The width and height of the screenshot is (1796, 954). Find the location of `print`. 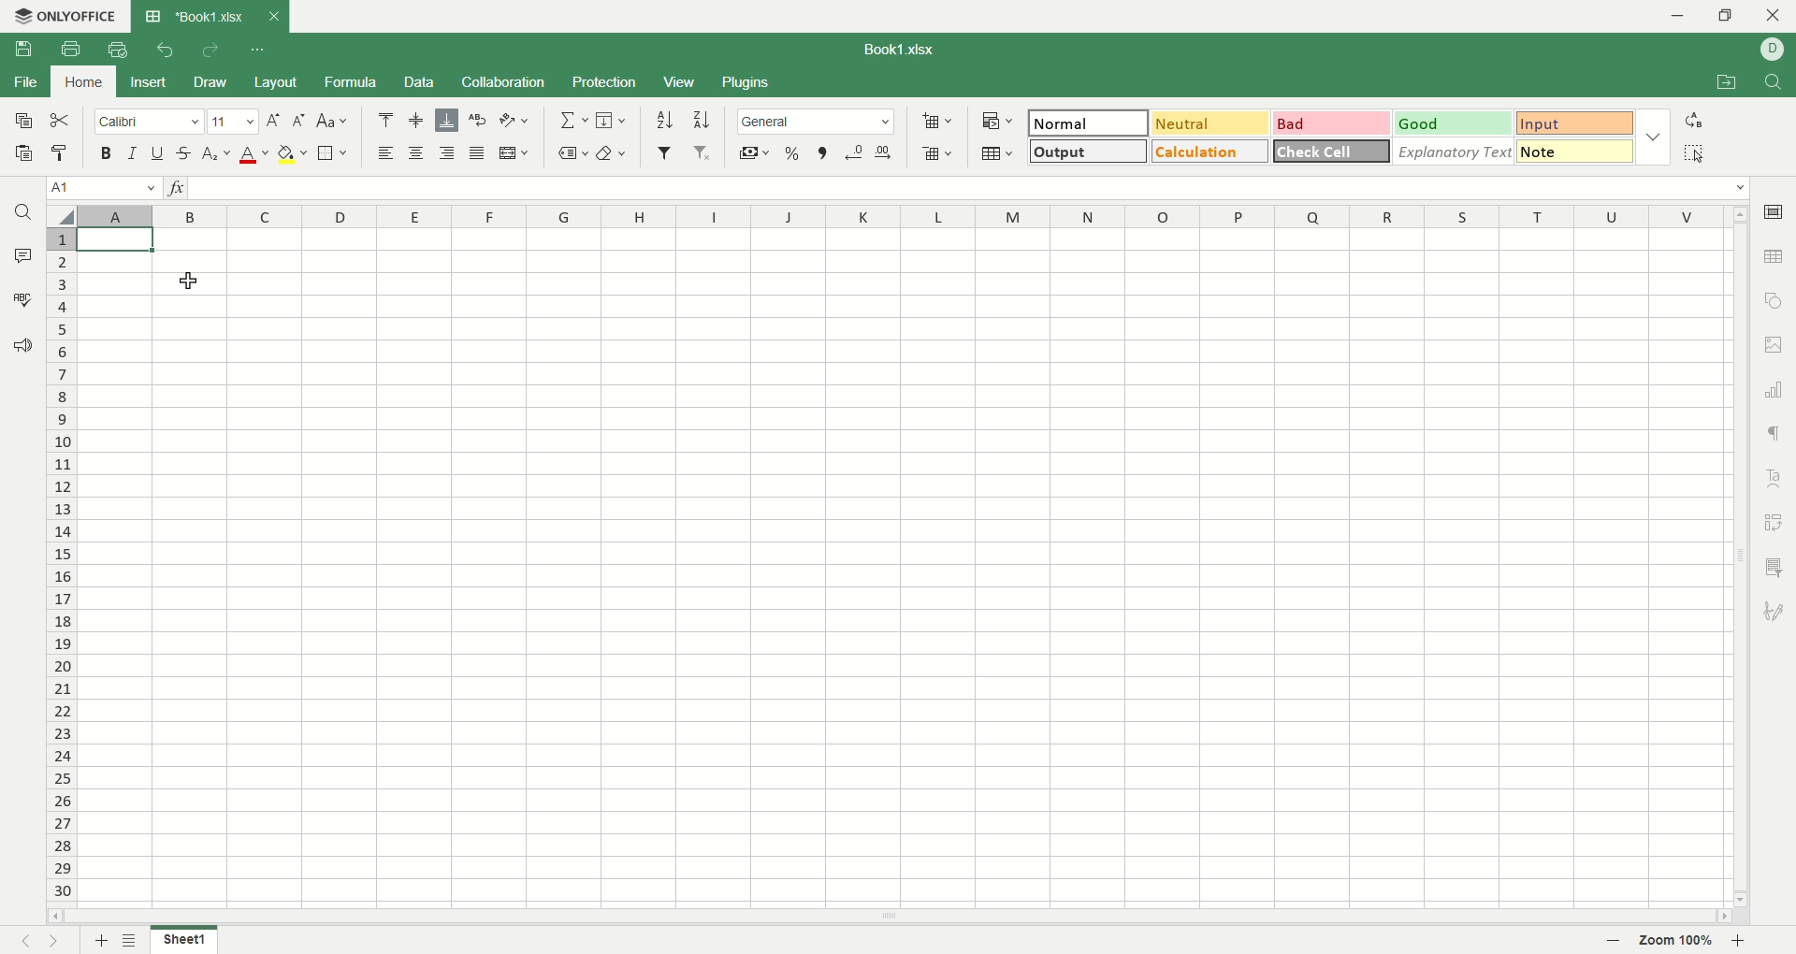

print is located at coordinates (75, 51).